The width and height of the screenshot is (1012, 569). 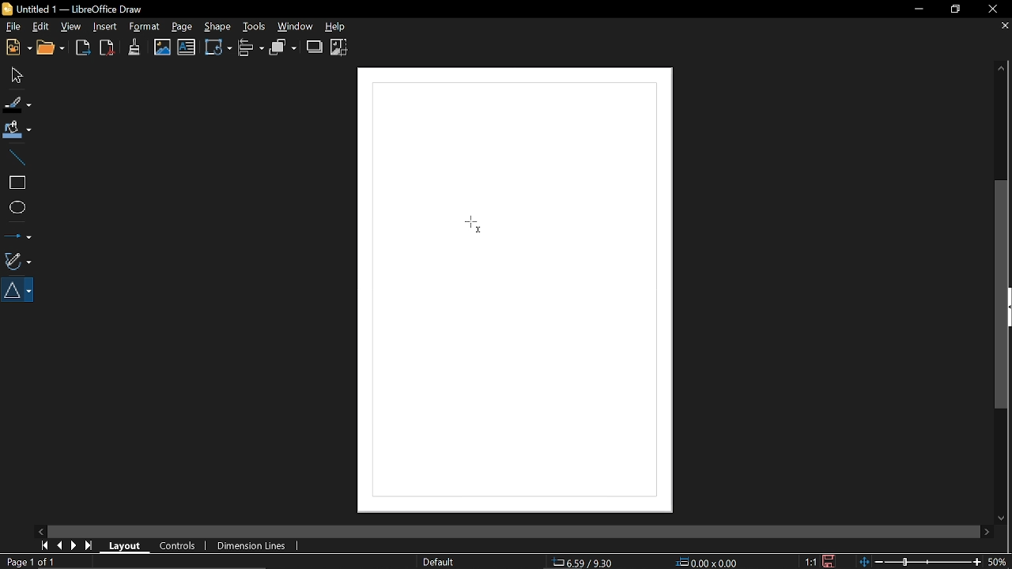 What do you see at coordinates (19, 290) in the screenshot?
I see `Basic shapes` at bounding box center [19, 290].